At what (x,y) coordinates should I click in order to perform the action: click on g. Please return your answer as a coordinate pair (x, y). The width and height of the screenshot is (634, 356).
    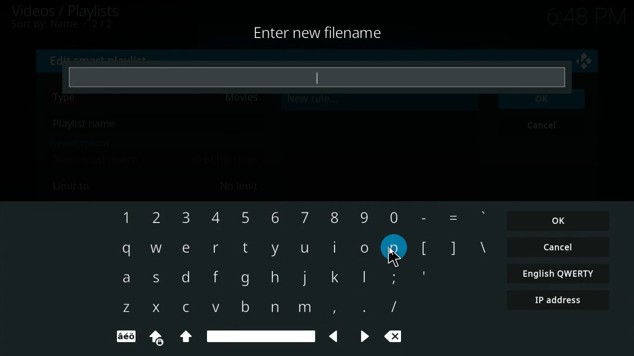
    Looking at the image, I should click on (245, 280).